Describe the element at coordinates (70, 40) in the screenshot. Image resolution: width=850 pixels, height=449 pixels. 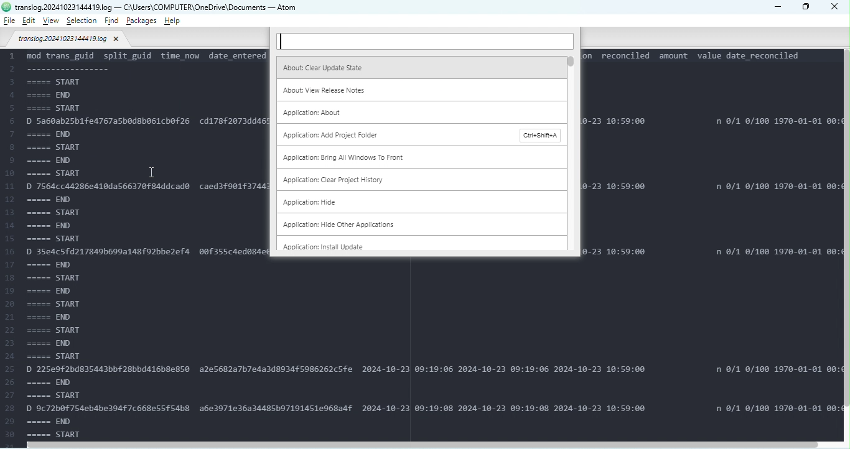
I see `File ` at that location.